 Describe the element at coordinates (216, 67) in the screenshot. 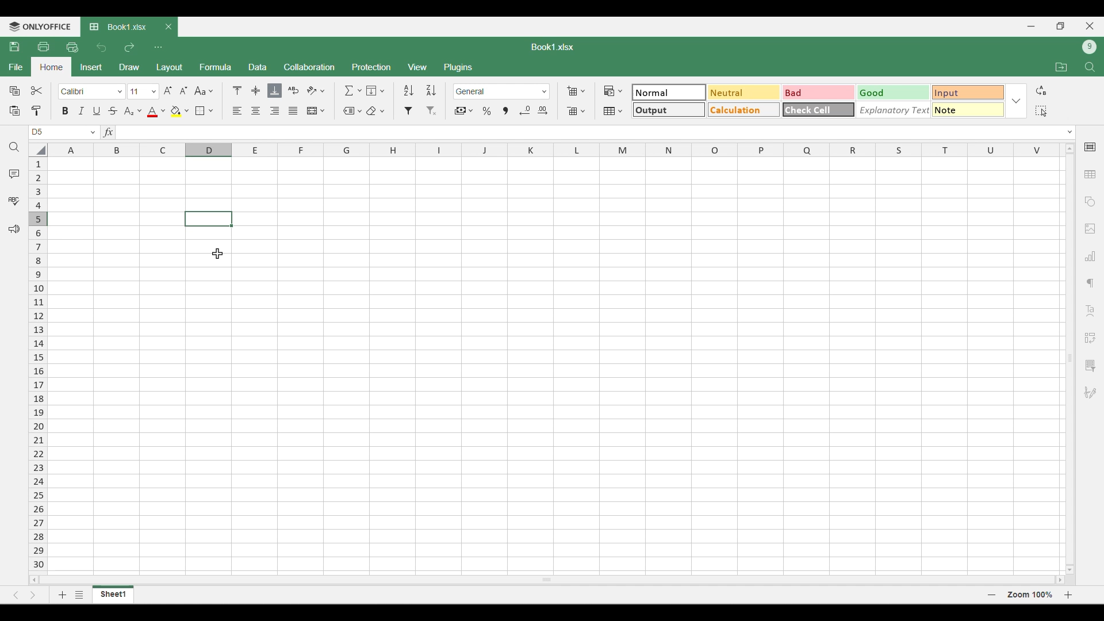

I see `Formula menu` at that location.